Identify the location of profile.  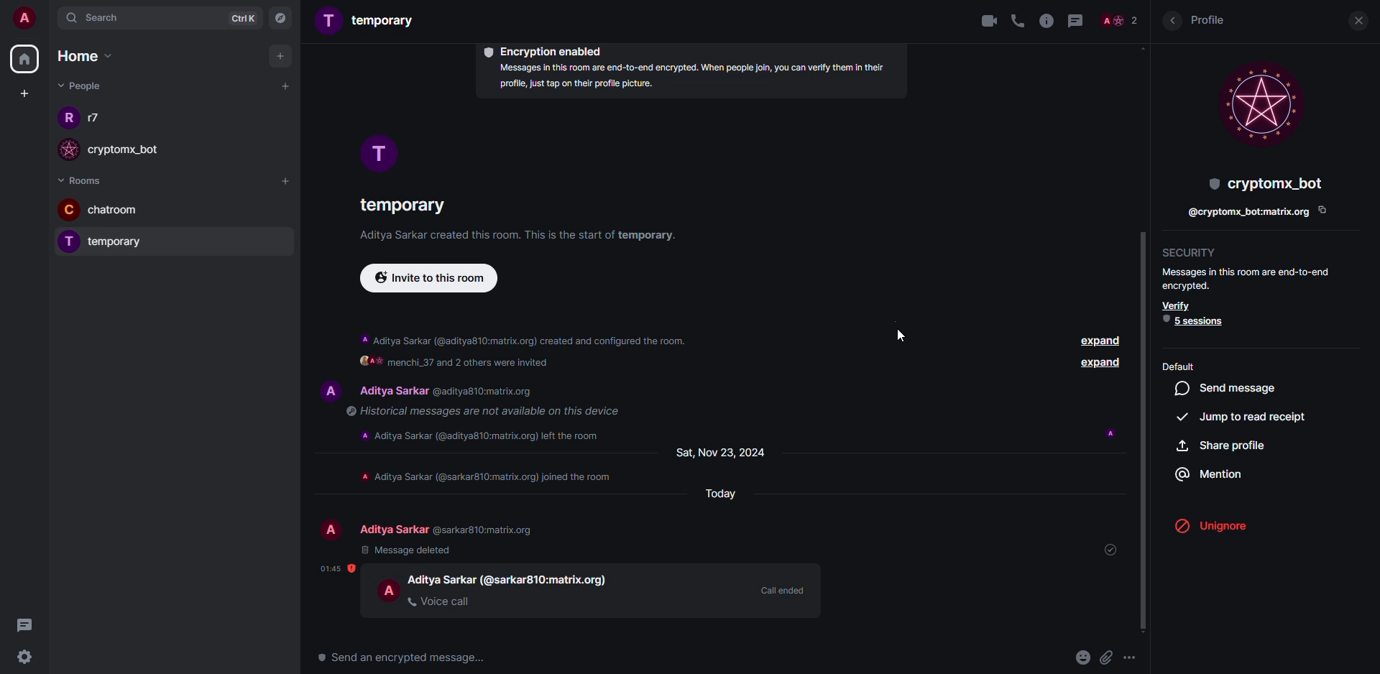
(1213, 21).